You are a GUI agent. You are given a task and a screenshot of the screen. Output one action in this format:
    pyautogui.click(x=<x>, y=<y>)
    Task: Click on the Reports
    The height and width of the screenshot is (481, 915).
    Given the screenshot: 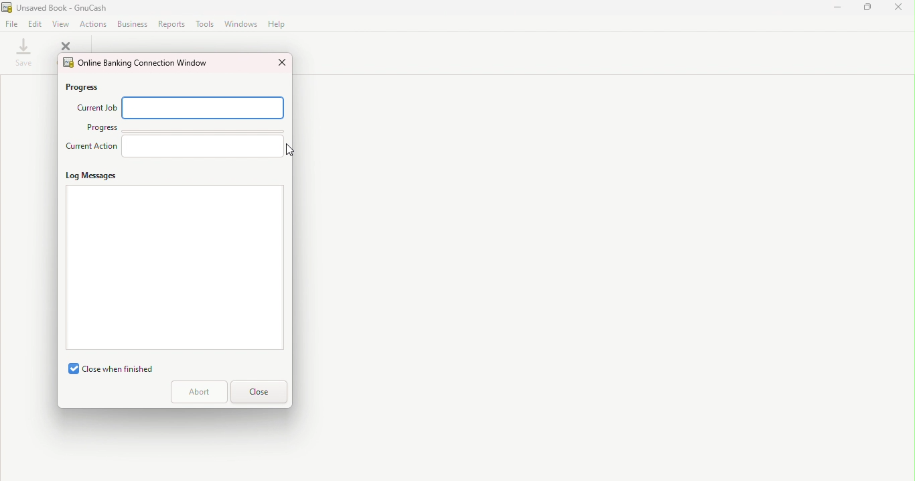 What is the action you would take?
    pyautogui.click(x=170, y=23)
    